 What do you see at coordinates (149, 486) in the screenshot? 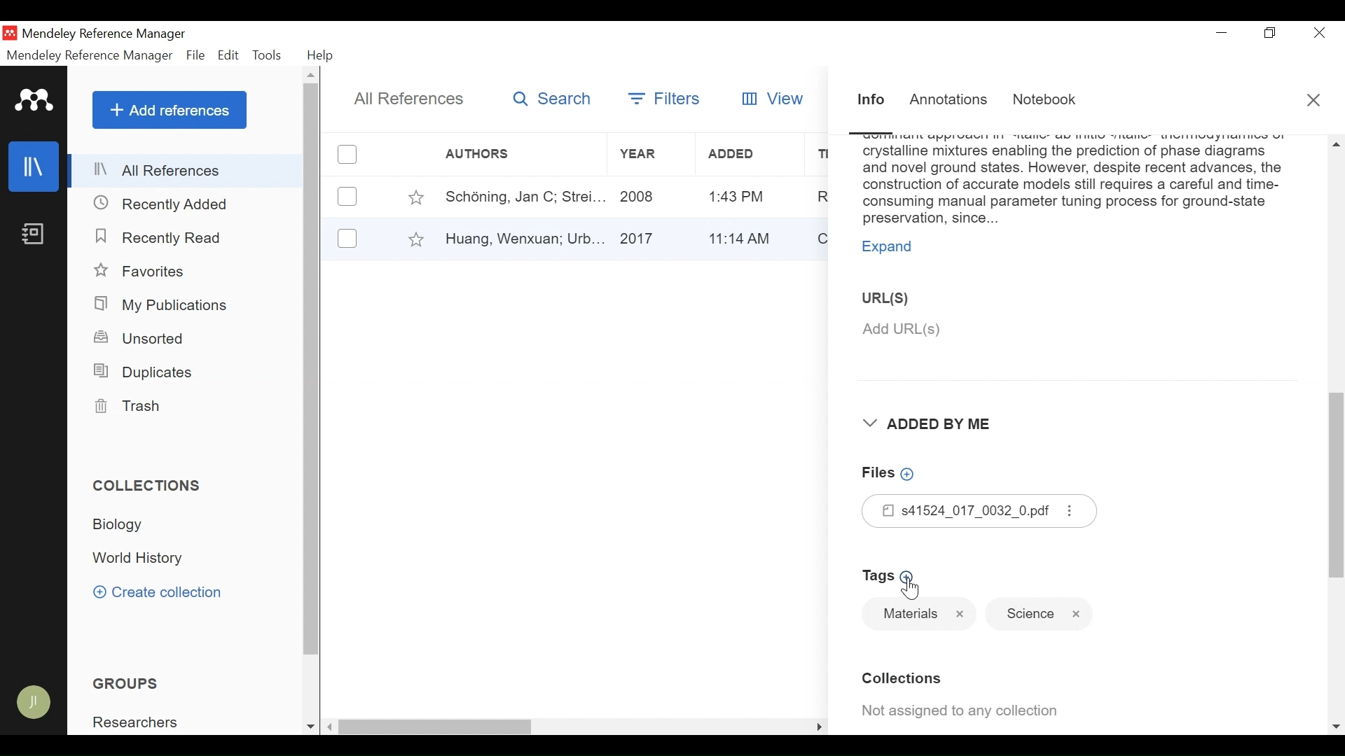
I see `Collections` at bounding box center [149, 486].